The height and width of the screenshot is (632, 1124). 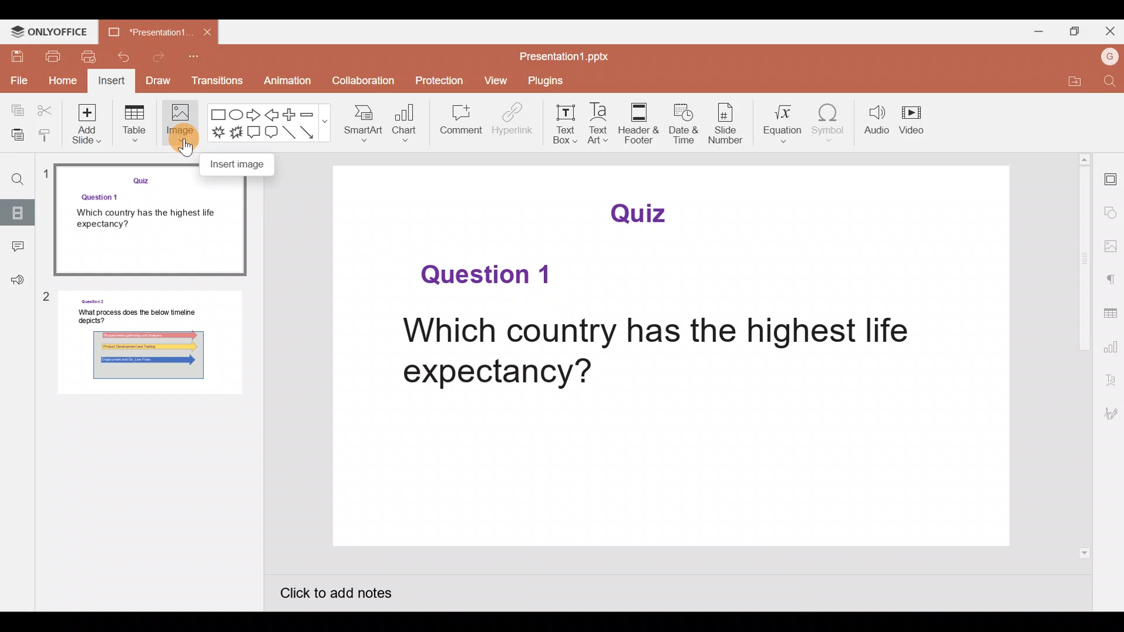 What do you see at coordinates (180, 125) in the screenshot?
I see `Image` at bounding box center [180, 125].